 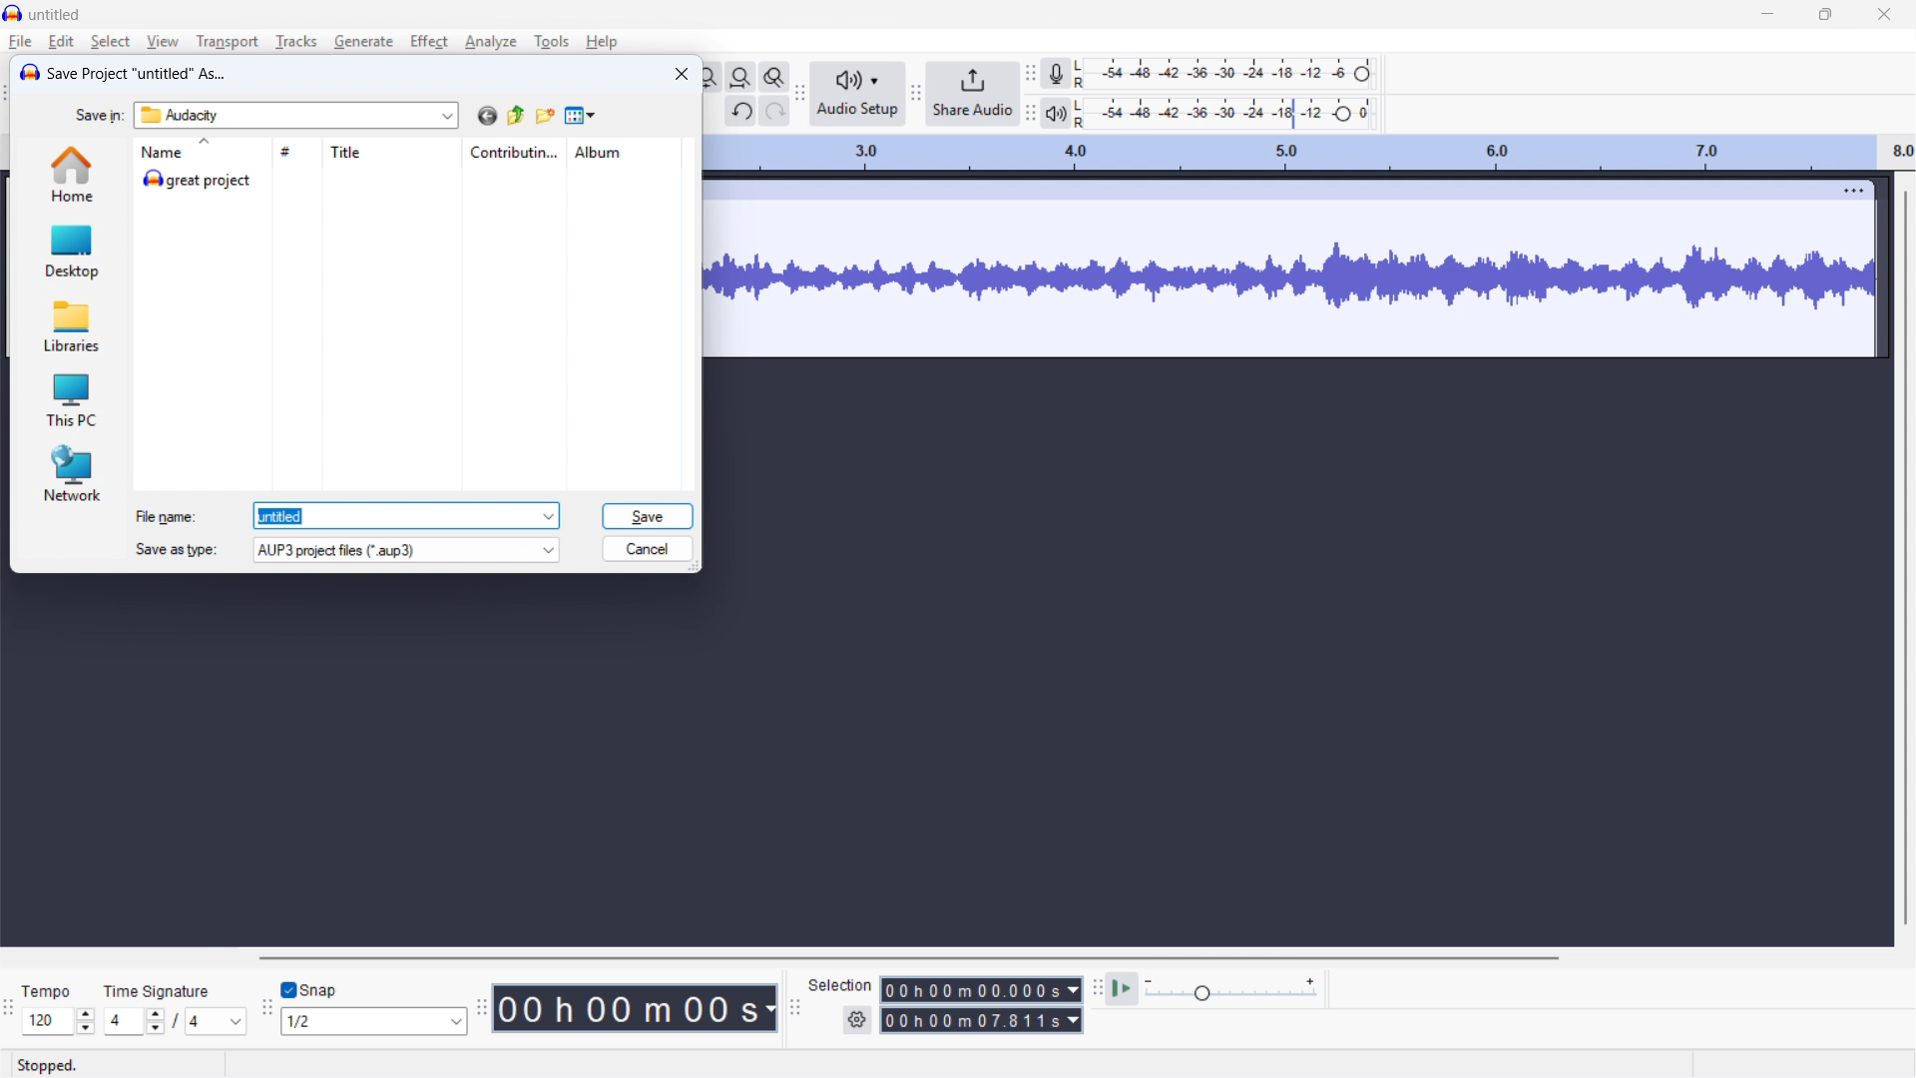 What do you see at coordinates (981, 1021) in the screenshot?
I see `selection end time` at bounding box center [981, 1021].